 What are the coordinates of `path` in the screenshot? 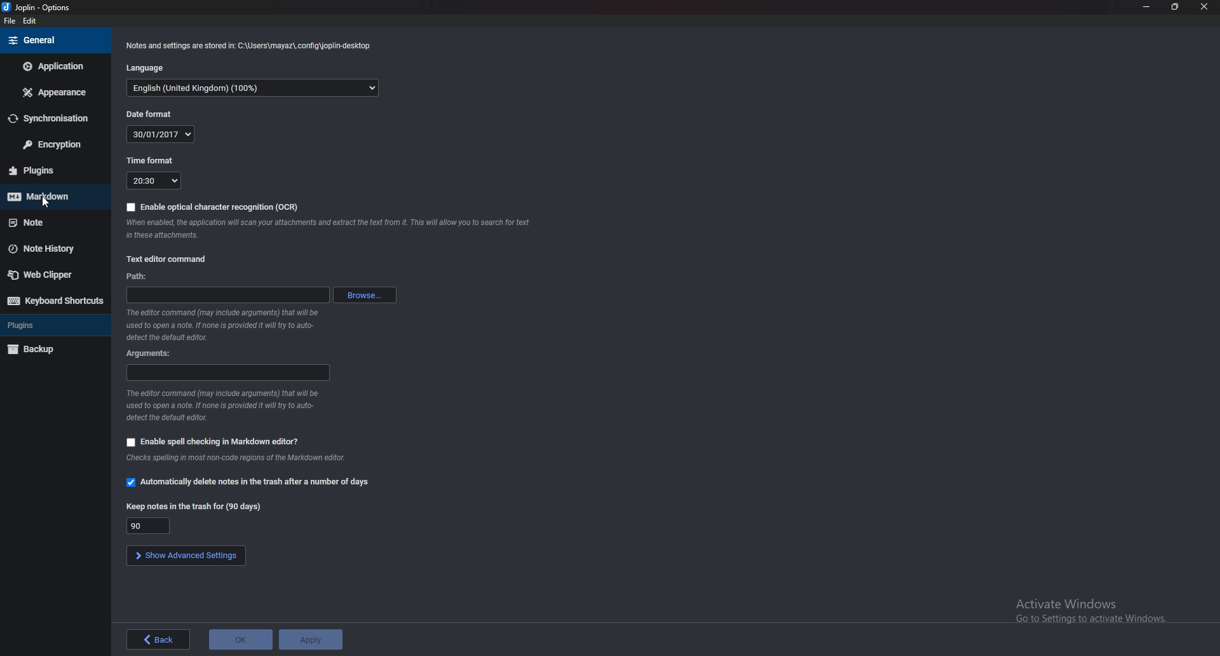 It's located at (137, 276).